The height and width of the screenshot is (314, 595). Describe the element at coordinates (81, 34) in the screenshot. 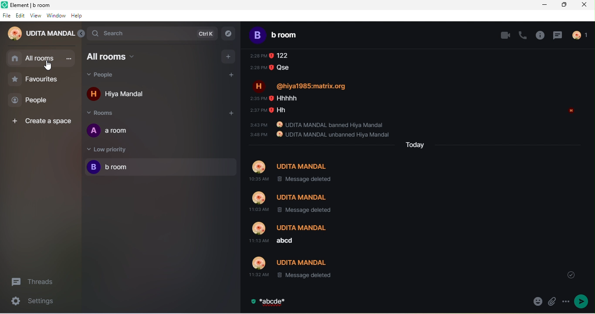

I see `expand` at that location.